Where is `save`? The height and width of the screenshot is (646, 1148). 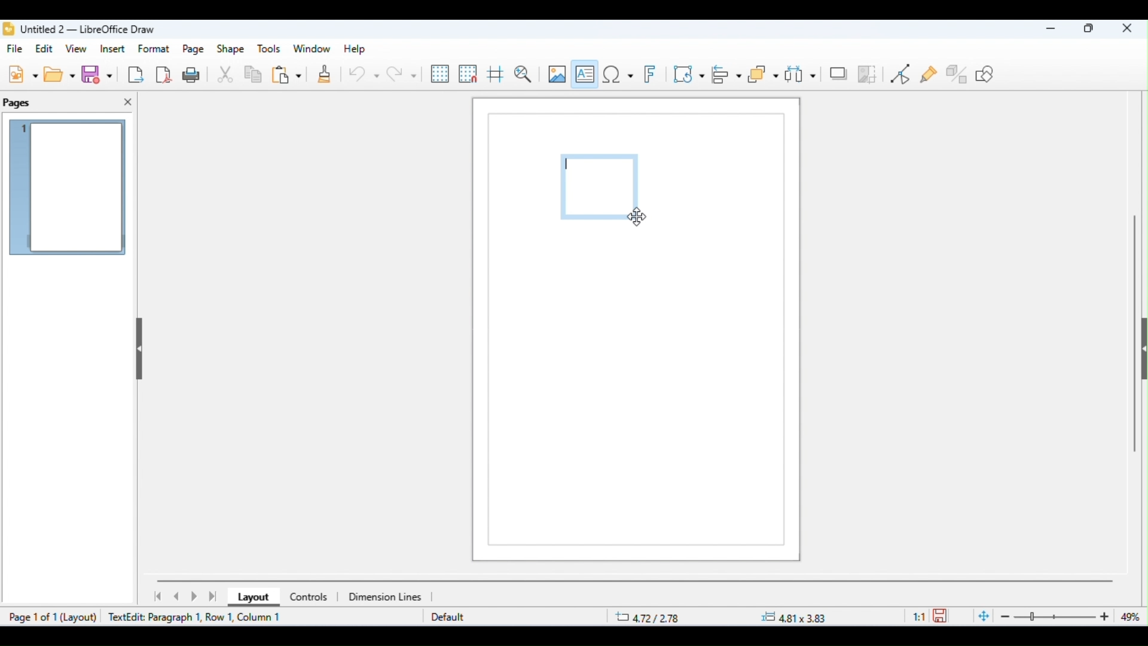
save is located at coordinates (99, 75).